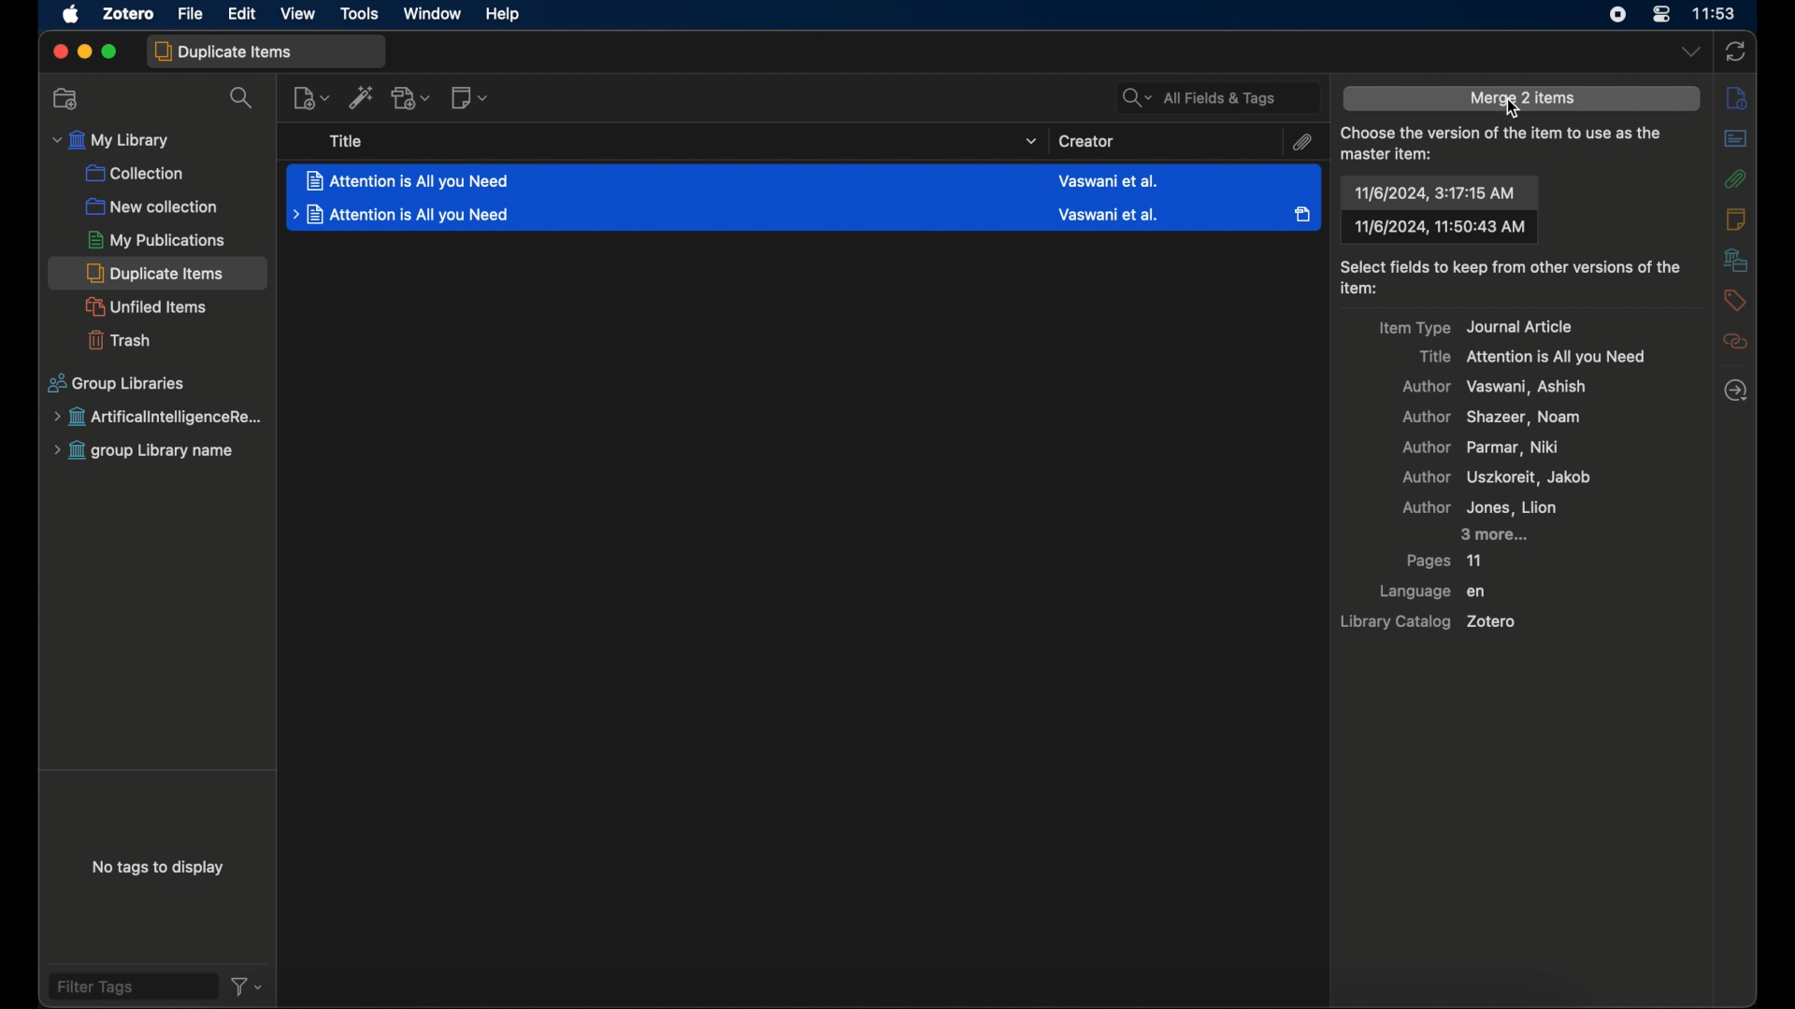  I want to click on All Fields & Tags, so click(1205, 97).